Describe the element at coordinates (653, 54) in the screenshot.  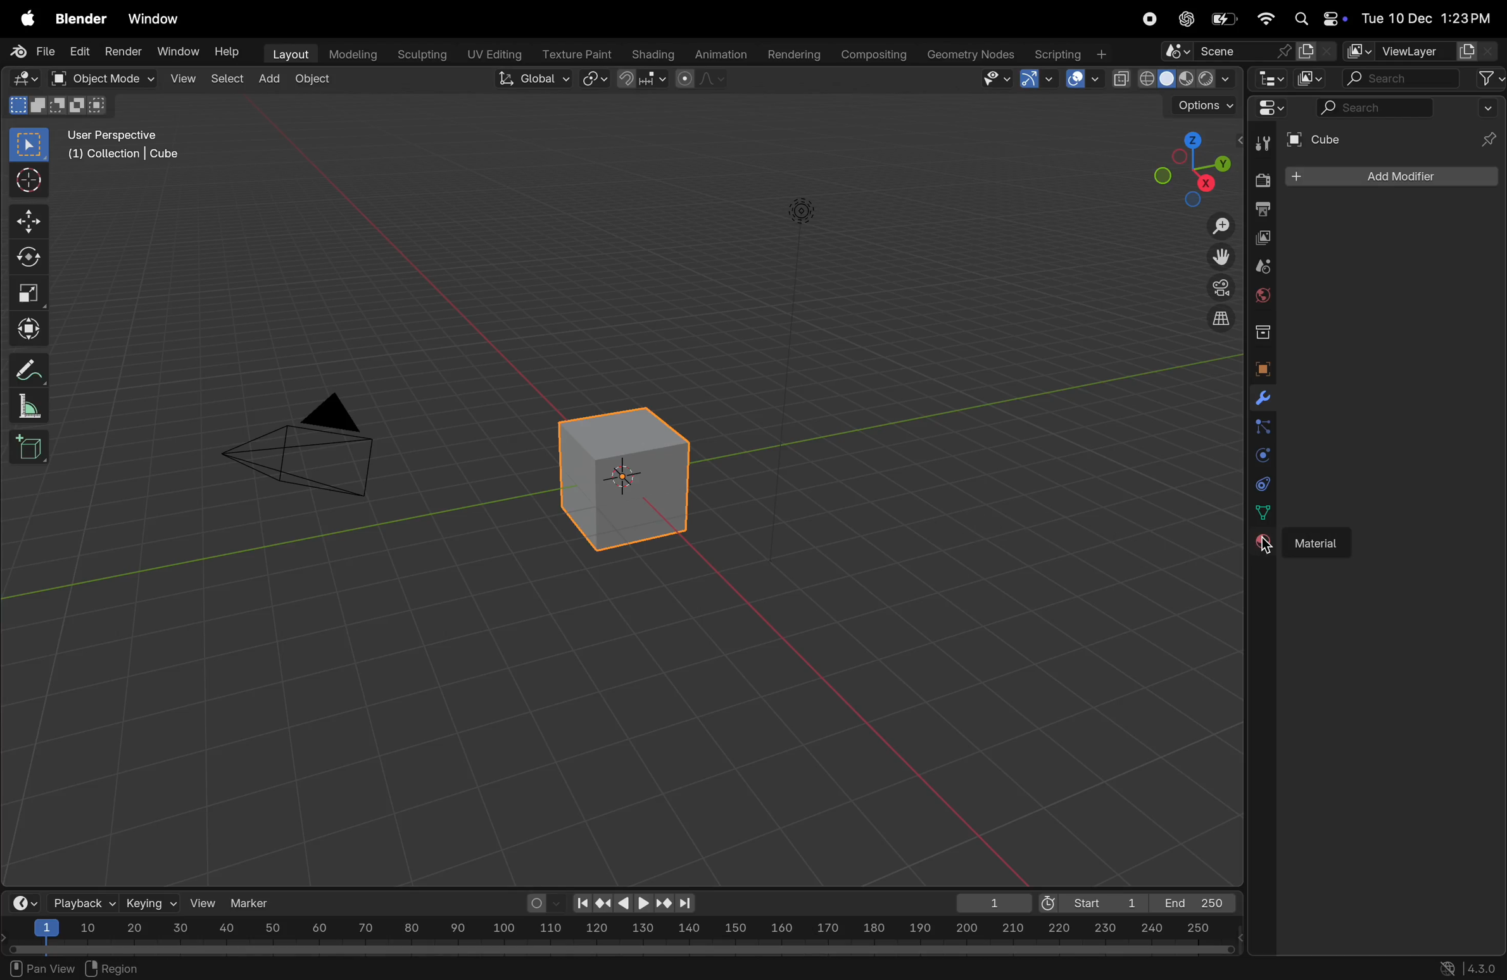
I see `Shading` at that location.